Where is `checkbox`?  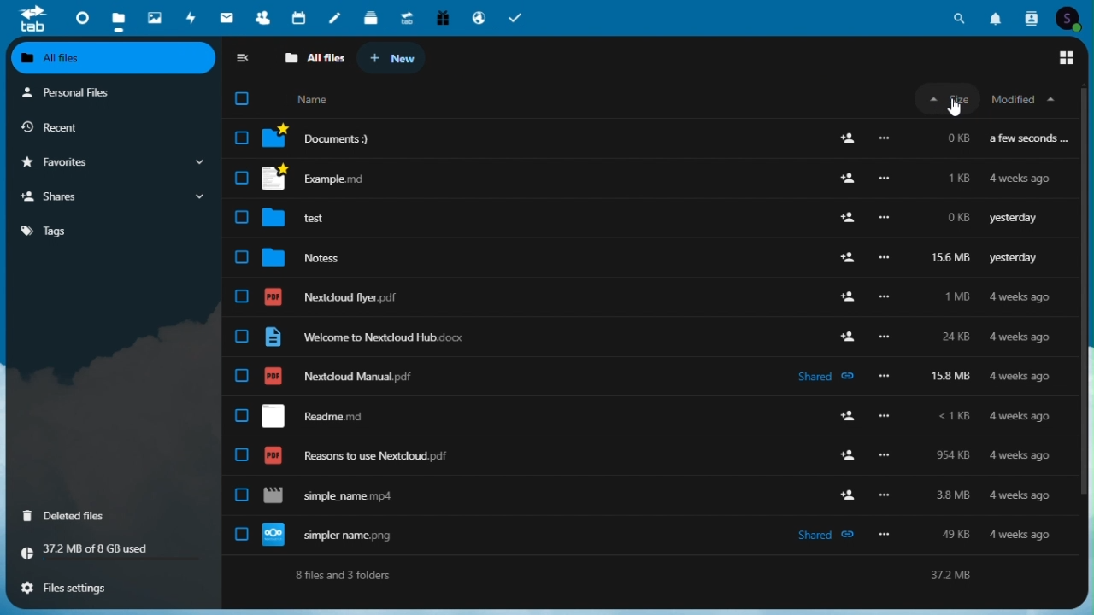 checkbox is located at coordinates (244, 99).